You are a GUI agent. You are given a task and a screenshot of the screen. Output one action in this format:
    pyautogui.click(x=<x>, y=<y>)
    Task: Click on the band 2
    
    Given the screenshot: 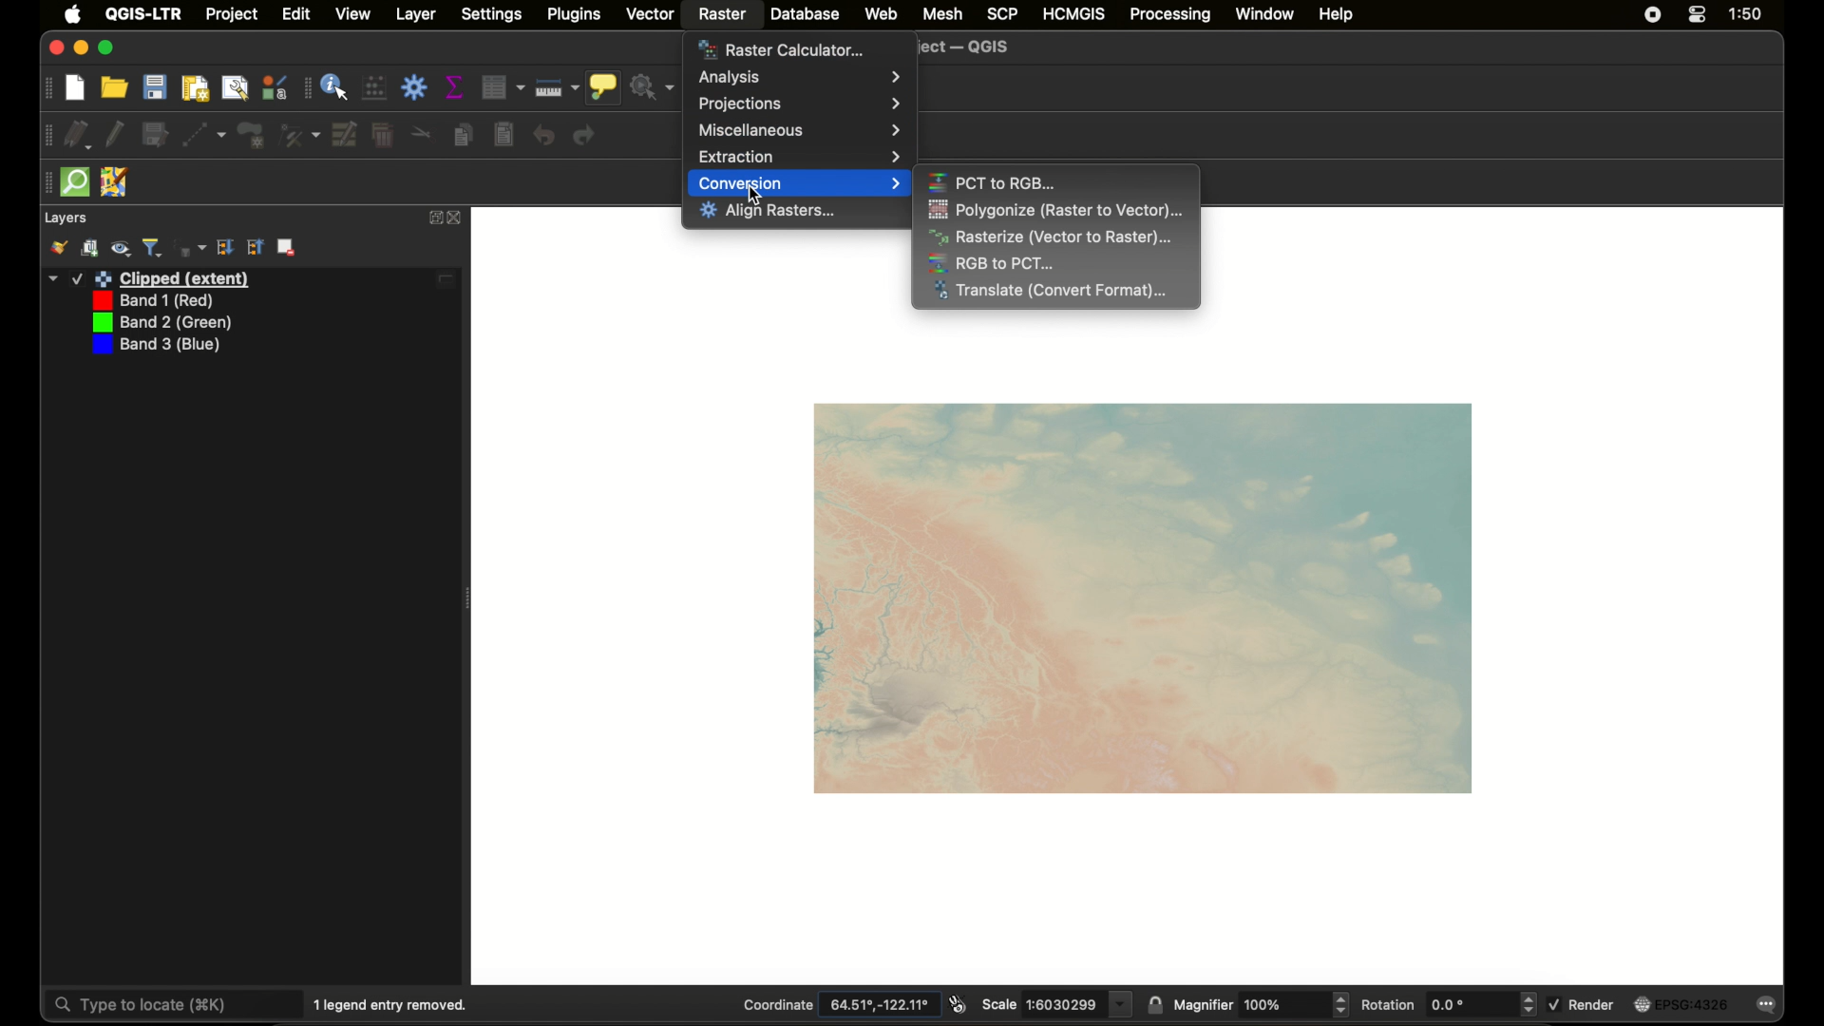 What is the action you would take?
    pyautogui.click(x=159, y=323)
    